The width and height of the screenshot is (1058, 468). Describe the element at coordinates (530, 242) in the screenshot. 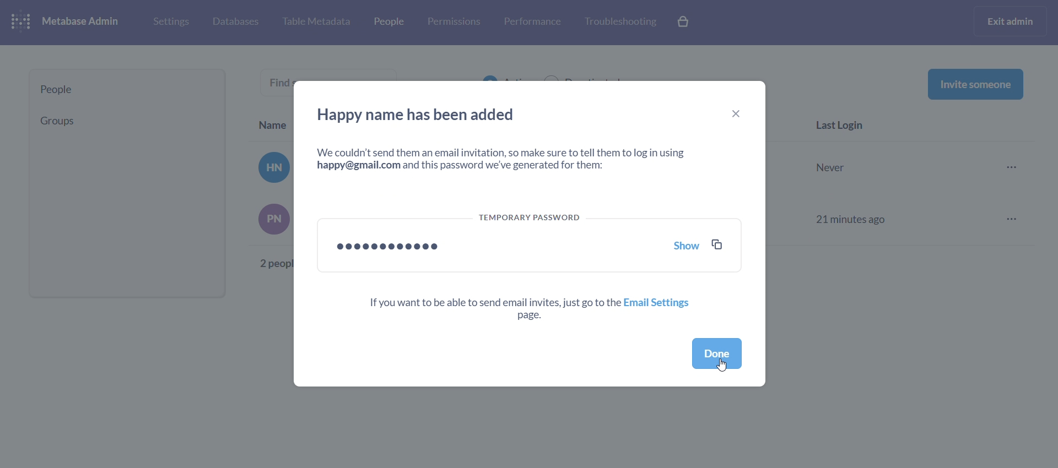

I see `temporary password` at that location.